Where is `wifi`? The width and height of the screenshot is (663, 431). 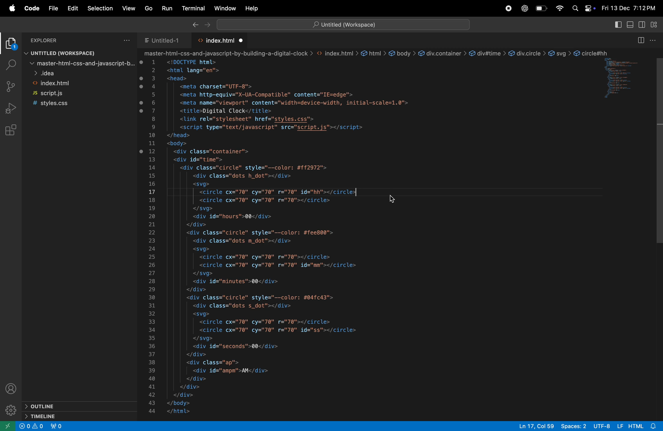
wifi is located at coordinates (559, 8).